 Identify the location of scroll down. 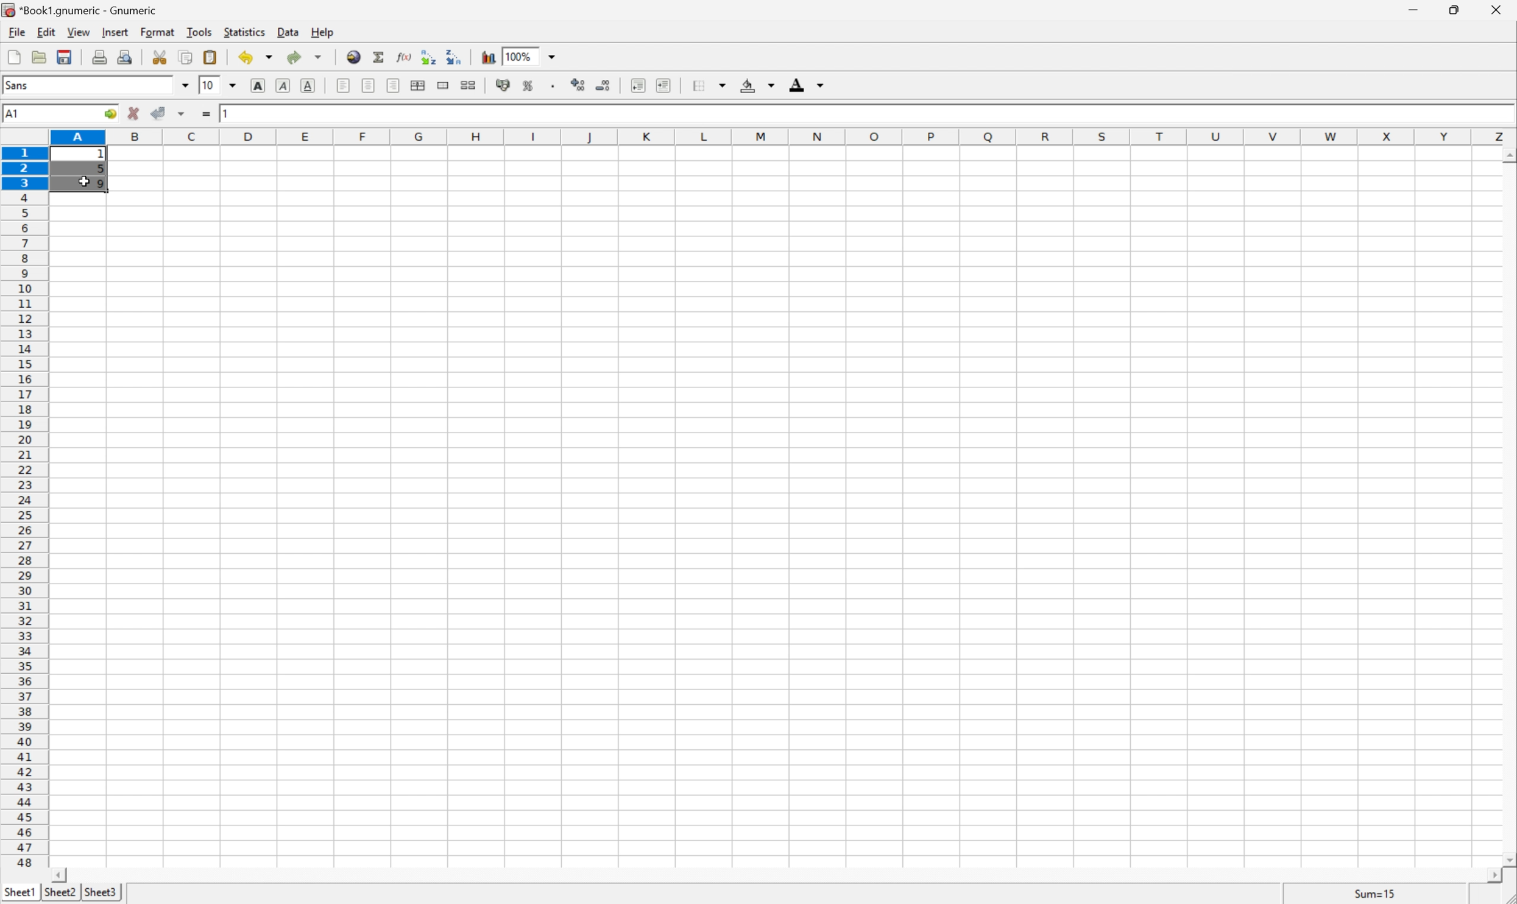
(1507, 859).